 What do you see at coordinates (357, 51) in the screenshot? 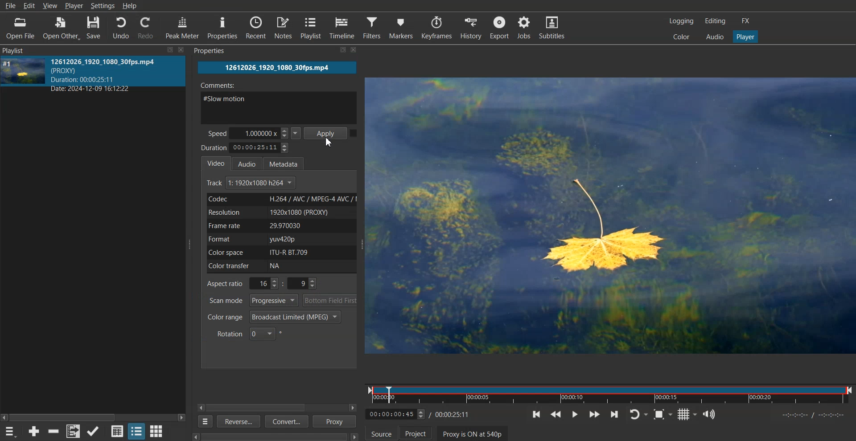
I see `close` at bounding box center [357, 51].